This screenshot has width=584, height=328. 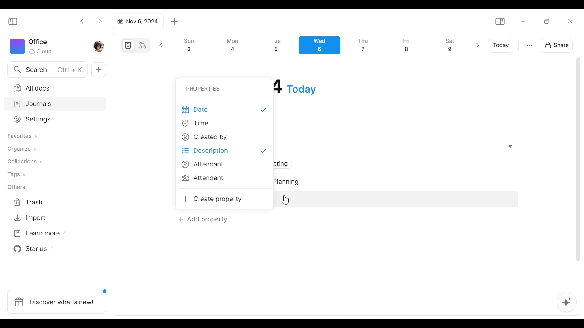 What do you see at coordinates (502, 45) in the screenshot?
I see `Today` at bounding box center [502, 45].